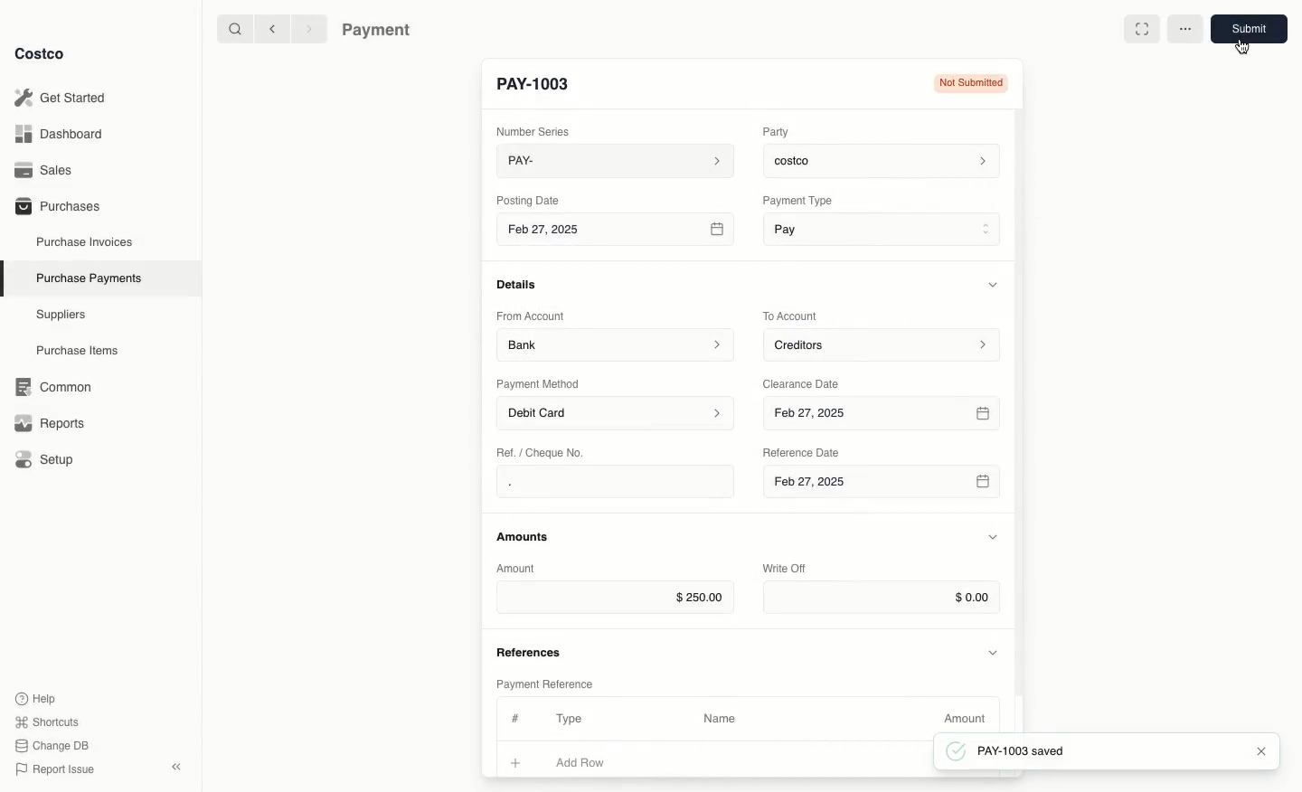  I want to click on Hide, so click(995, 284).